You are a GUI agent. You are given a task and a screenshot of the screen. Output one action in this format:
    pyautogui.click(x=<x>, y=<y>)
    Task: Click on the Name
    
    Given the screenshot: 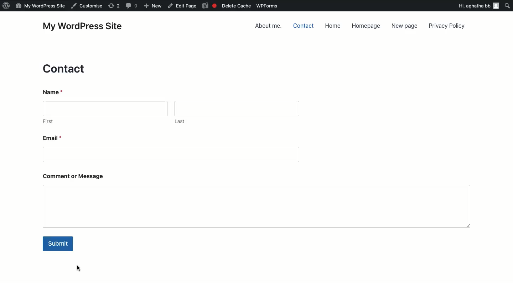 What is the action you would take?
    pyautogui.click(x=55, y=91)
    